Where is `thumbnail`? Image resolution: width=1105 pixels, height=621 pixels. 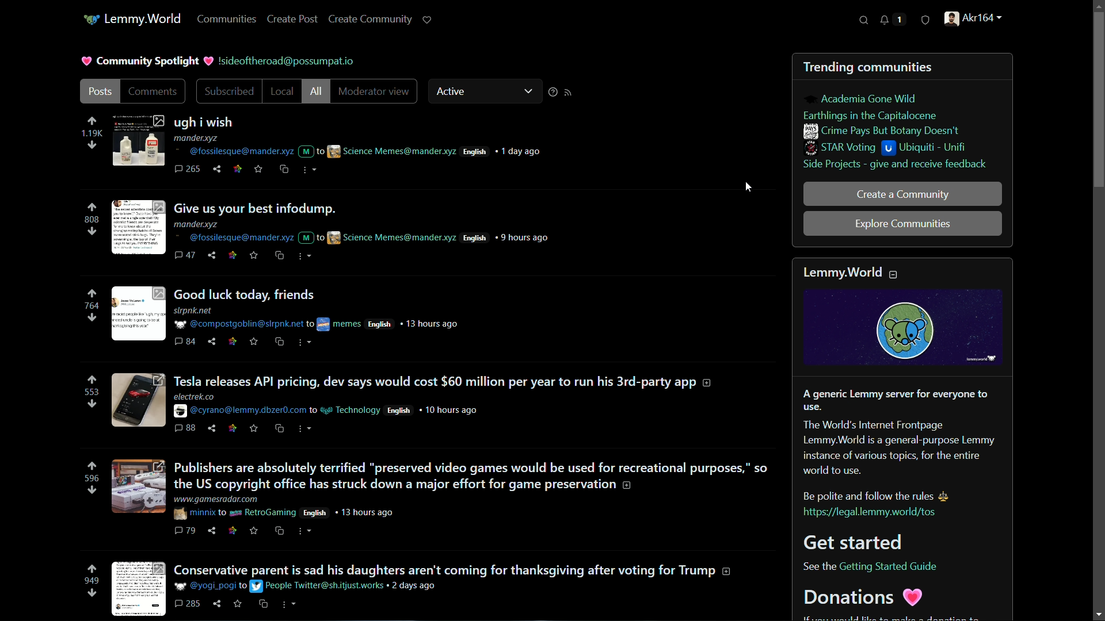 thumbnail is located at coordinates (137, 315).